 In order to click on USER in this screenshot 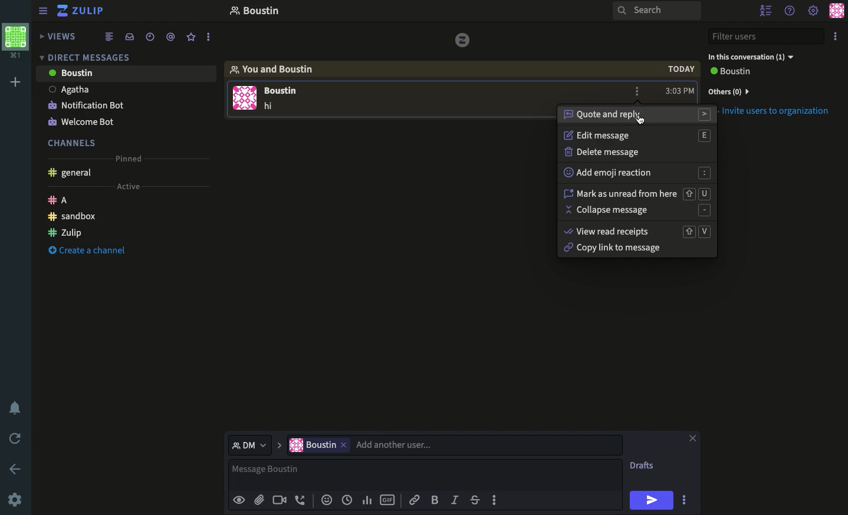, I will do `click(285, 92)`.